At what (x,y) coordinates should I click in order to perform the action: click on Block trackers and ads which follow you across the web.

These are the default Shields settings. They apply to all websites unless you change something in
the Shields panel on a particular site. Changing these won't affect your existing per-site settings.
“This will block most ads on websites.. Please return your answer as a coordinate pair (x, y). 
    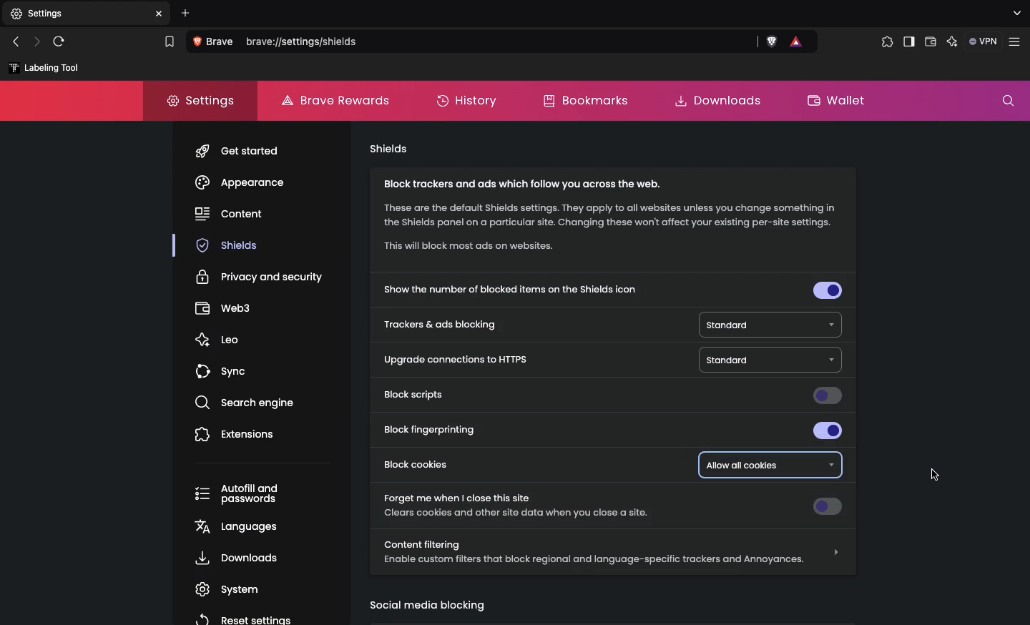
    Looking at the image, I should click on (607, 221).